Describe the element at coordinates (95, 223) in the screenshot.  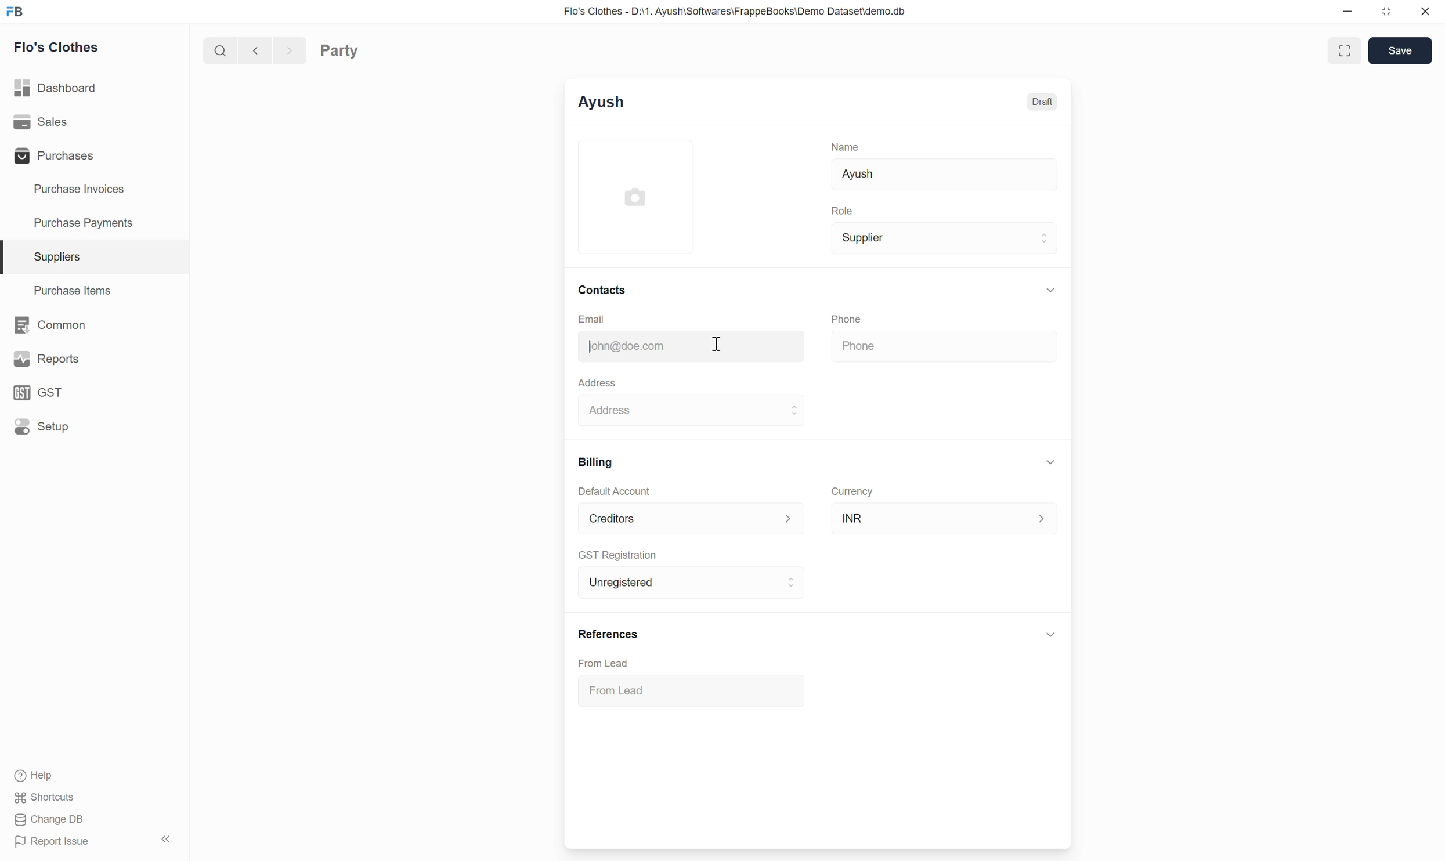
I see `Purchase Payments` at that location.